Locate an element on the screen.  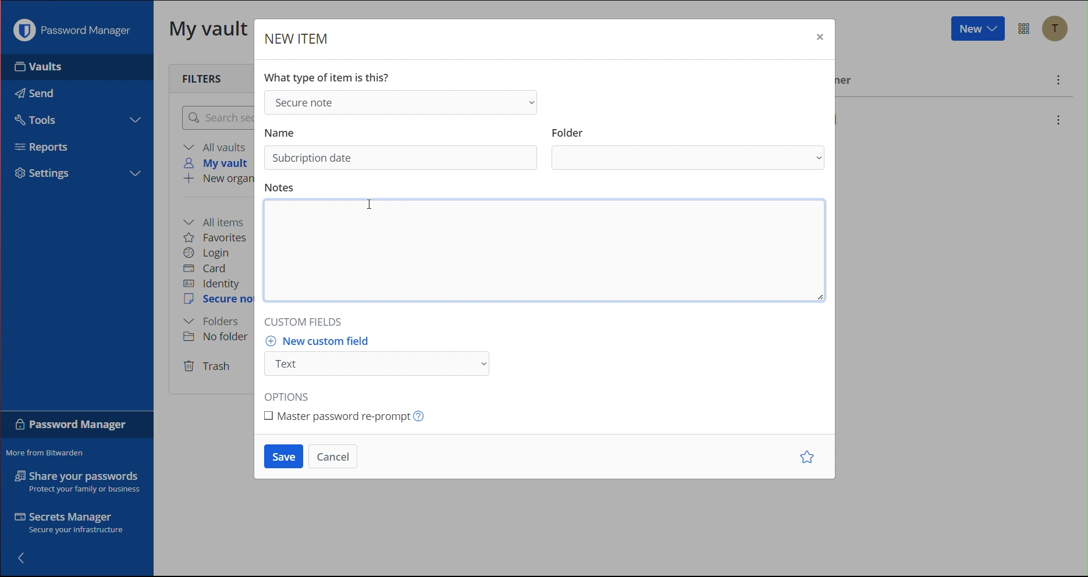
Star is located at coordinates (809, 458).